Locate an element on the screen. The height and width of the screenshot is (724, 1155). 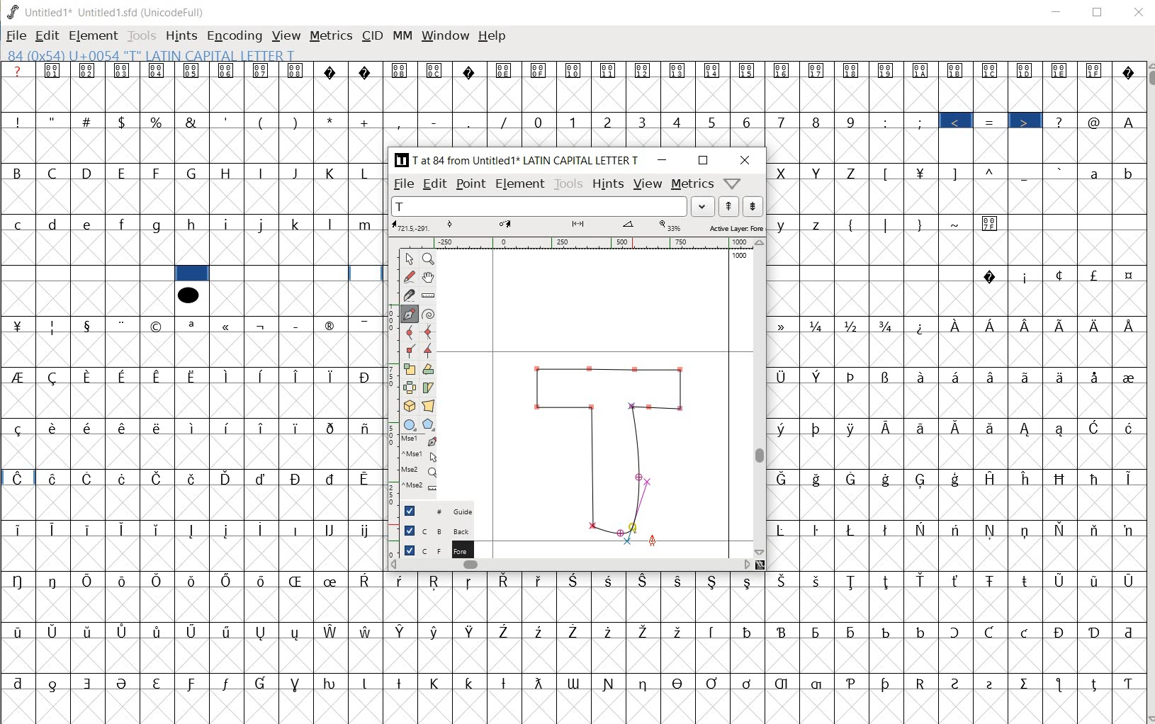
Symbol is located at coordinates (229, 478).